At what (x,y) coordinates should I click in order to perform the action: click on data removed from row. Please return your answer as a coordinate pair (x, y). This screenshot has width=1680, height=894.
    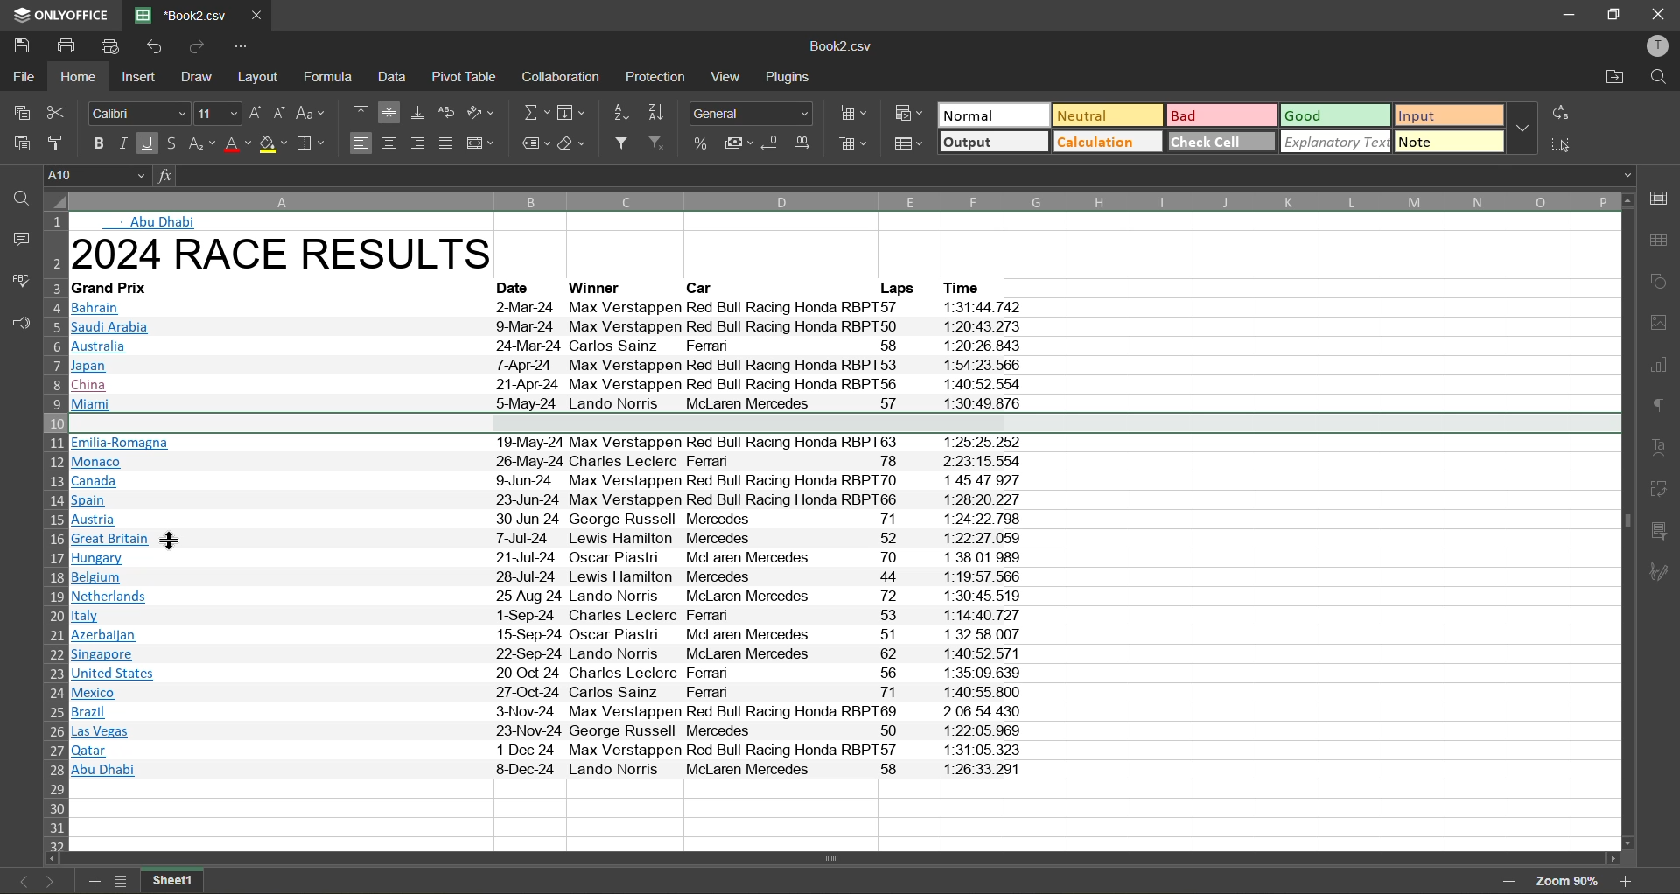
    Looking at the image, I should click on (842, 423).